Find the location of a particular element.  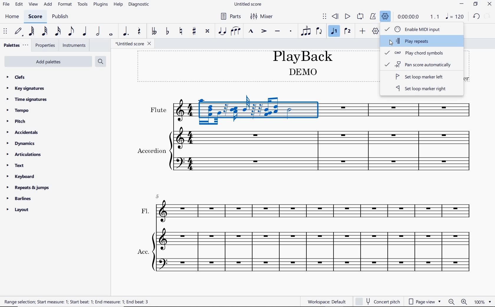

toggle natural is located at coordinates (180, 31).